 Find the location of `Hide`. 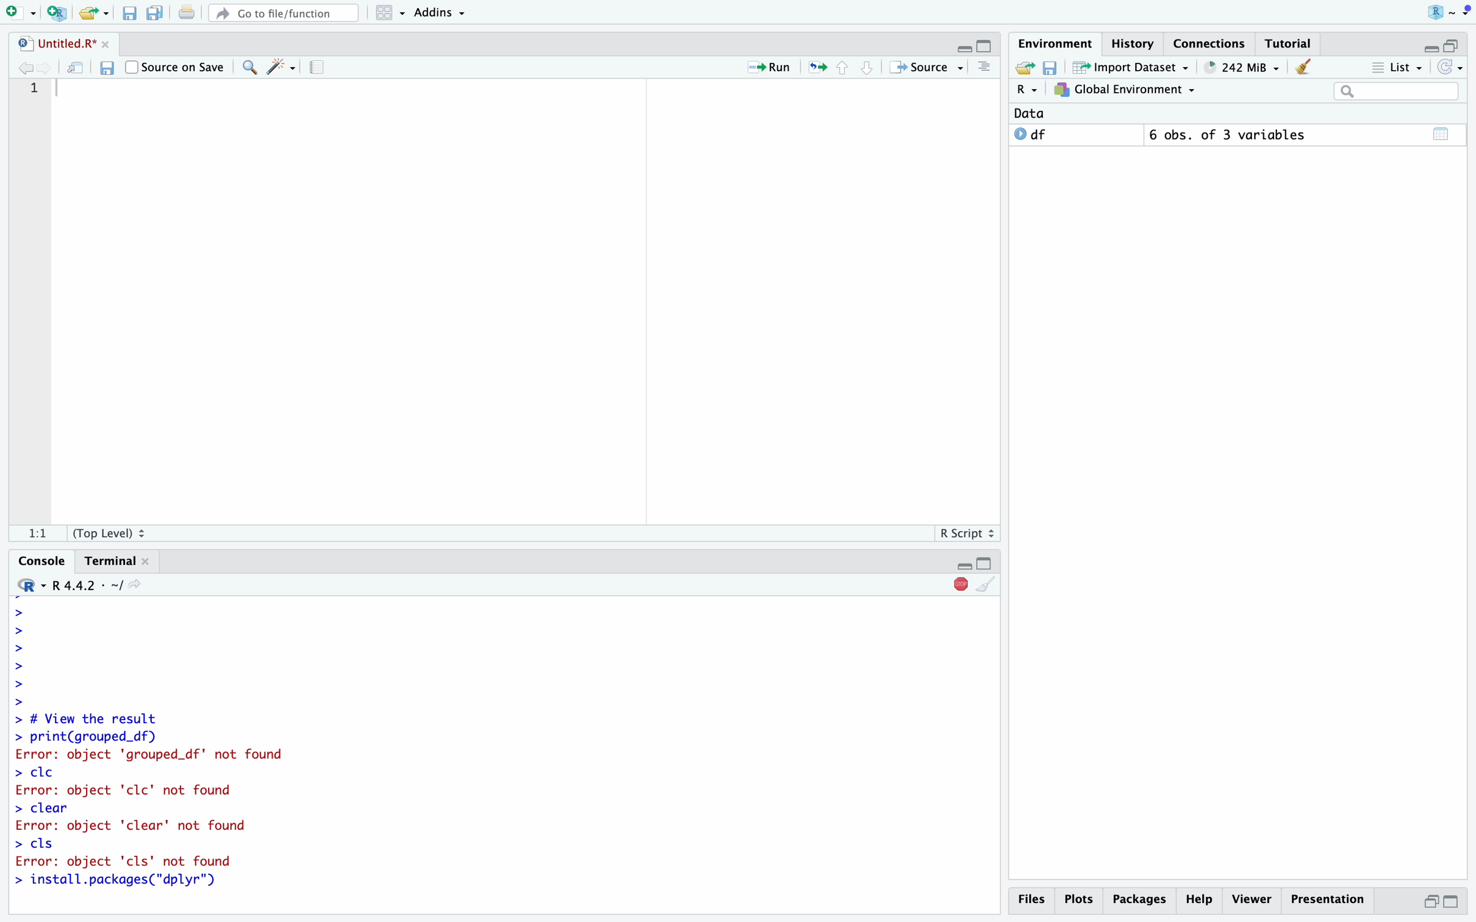

Hide is located at coordinates (962, 47).